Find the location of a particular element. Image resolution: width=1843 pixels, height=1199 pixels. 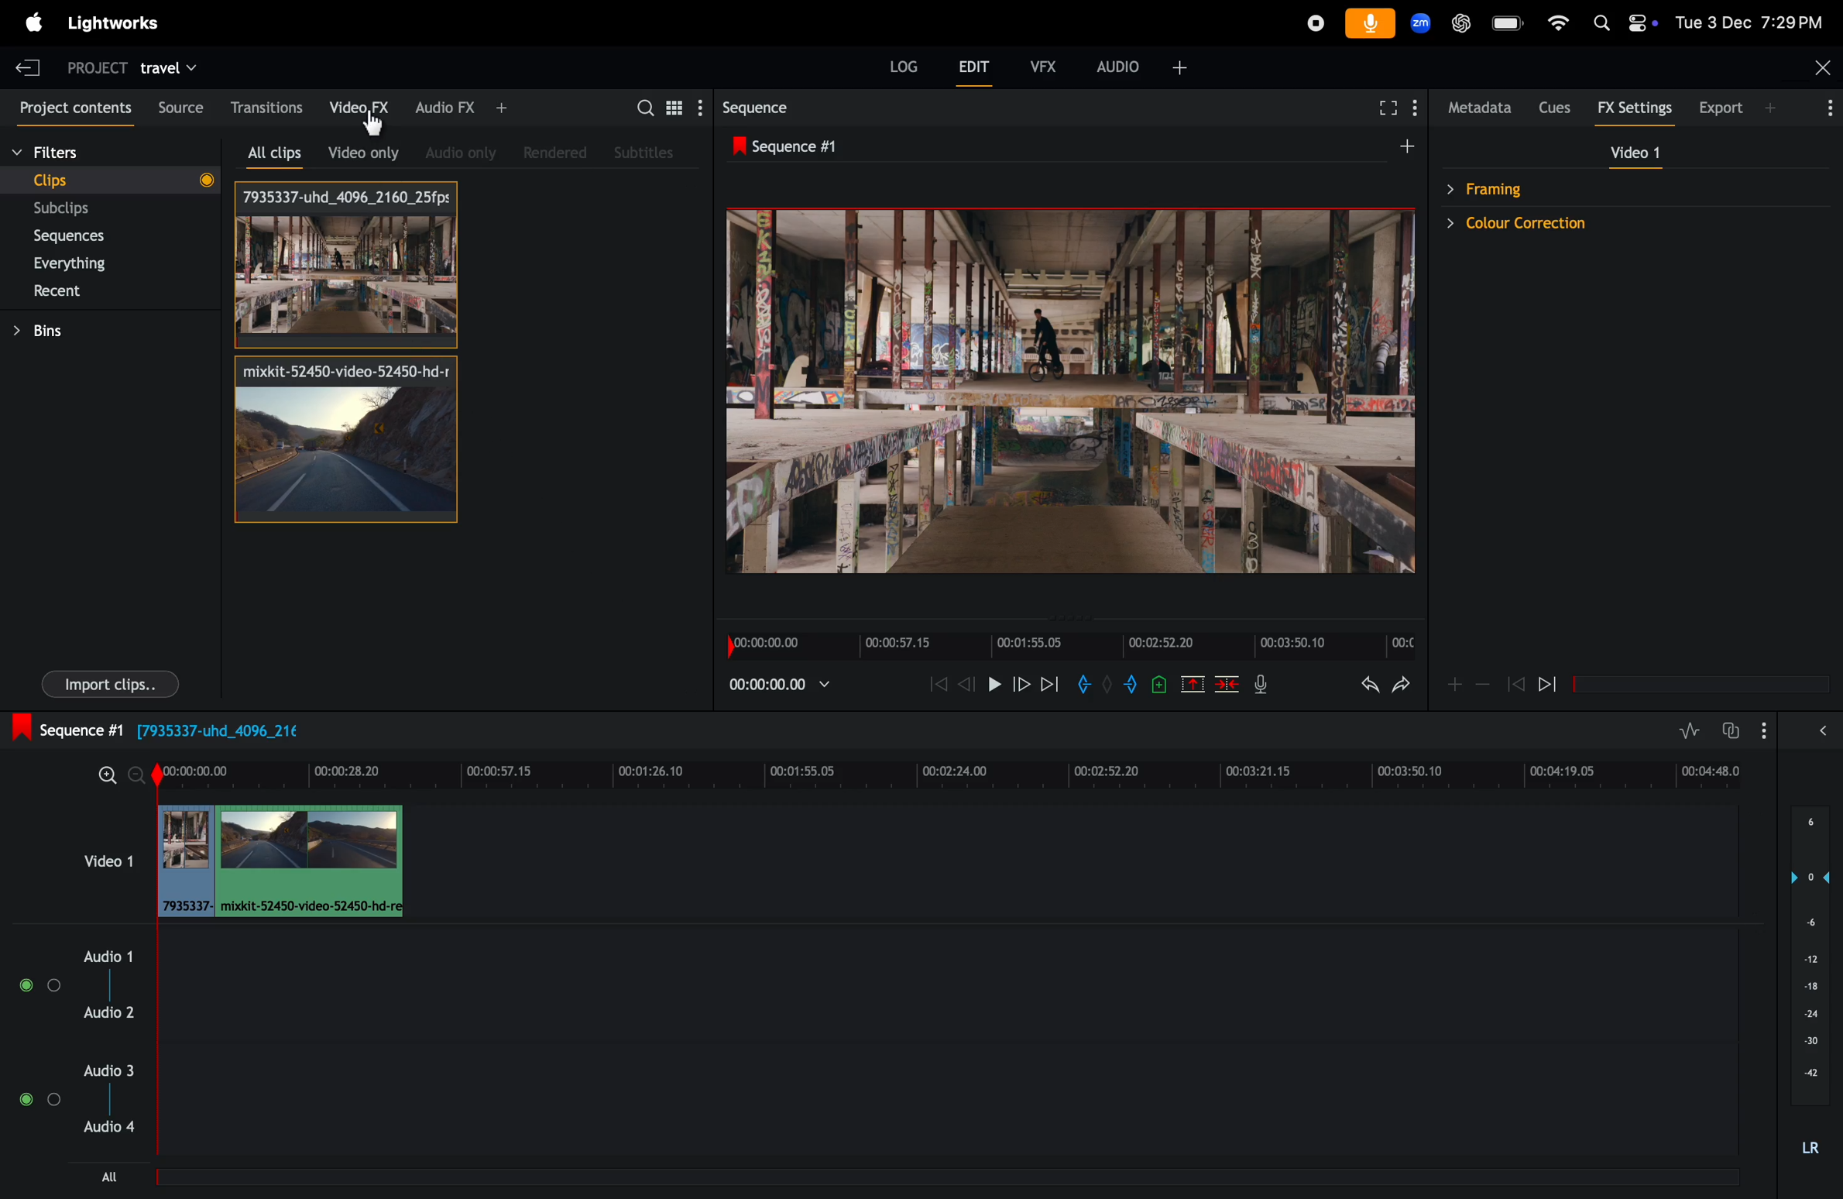

pause is located at coordinates (992, 684).